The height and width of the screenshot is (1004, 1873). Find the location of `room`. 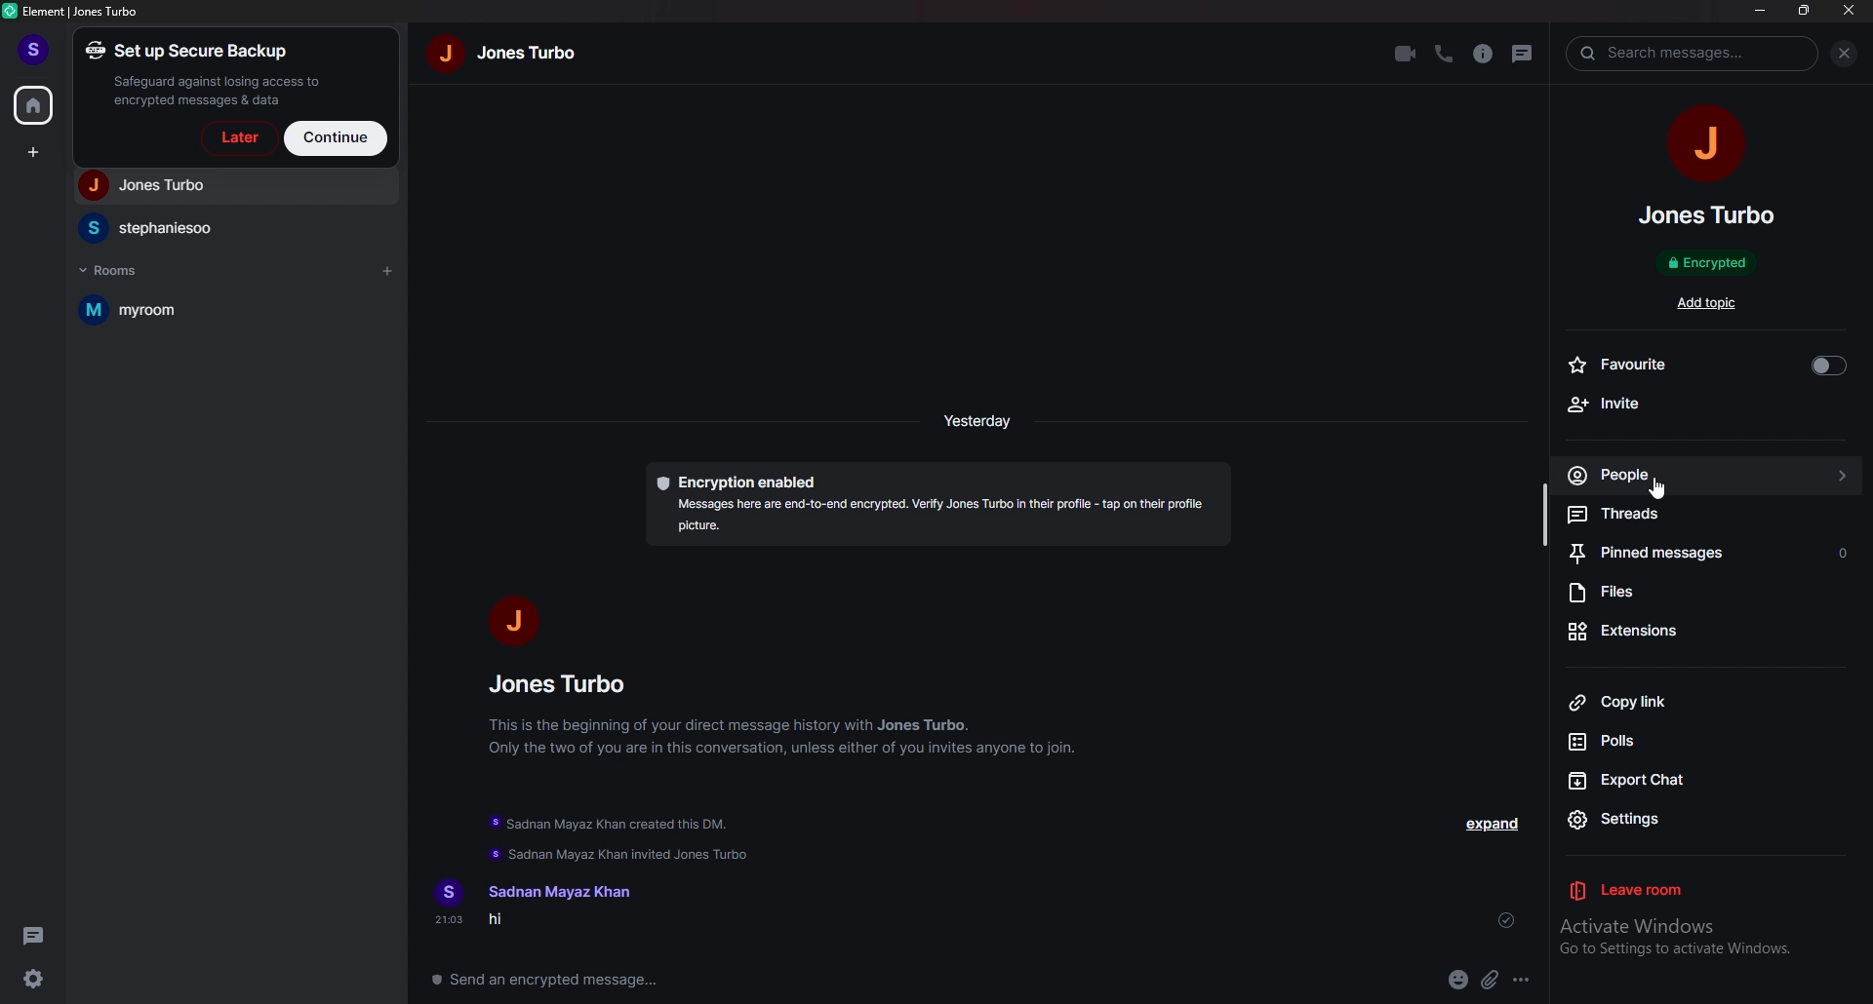

room is located at coordinates (224, 311).